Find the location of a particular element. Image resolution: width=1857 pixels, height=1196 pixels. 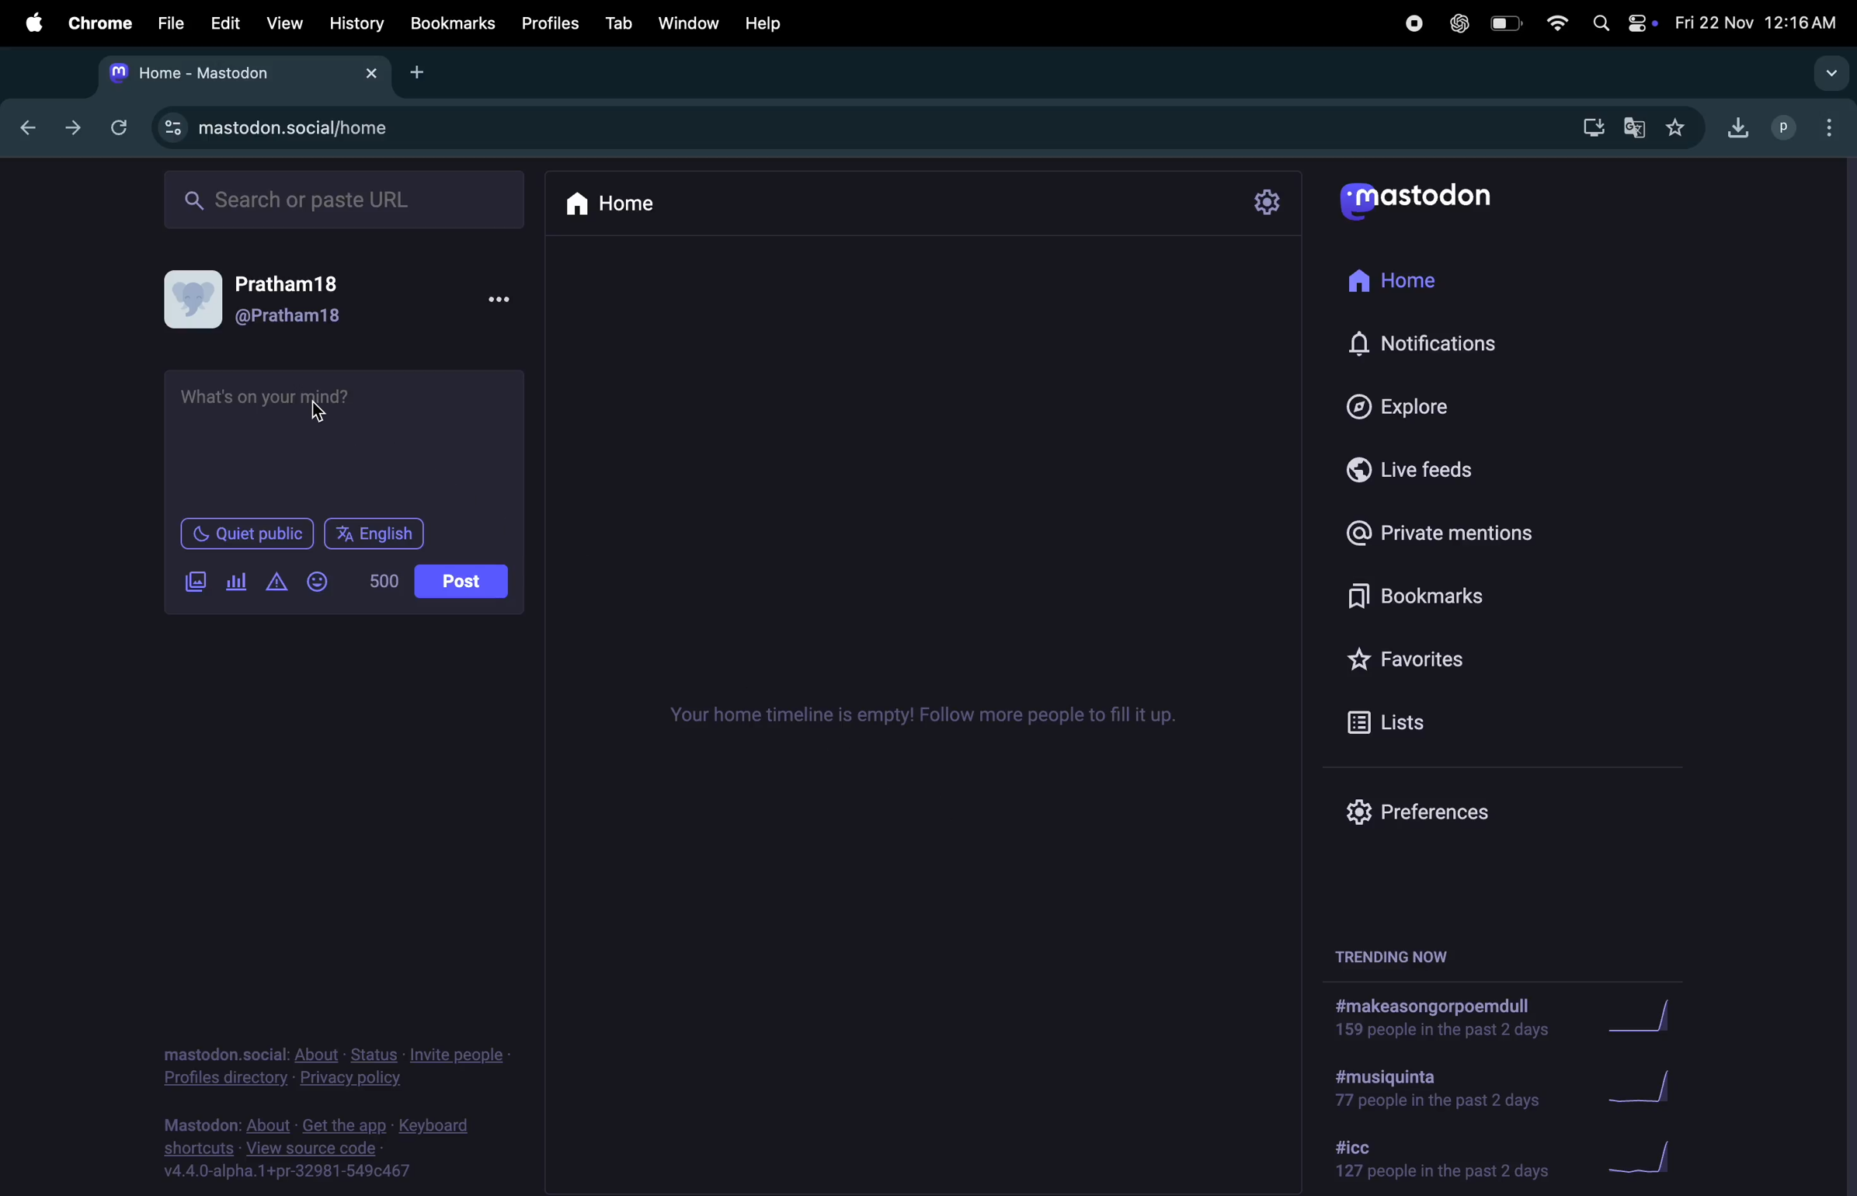

prefrence is located at coordinates (1431, 812).